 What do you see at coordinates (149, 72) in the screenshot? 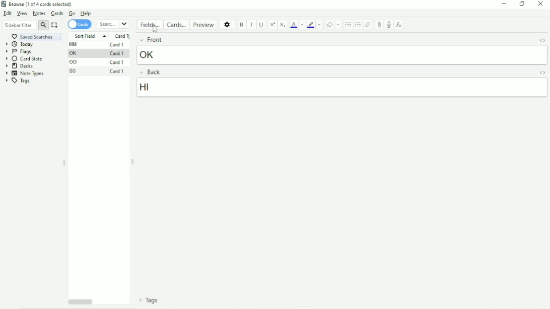
I see `Back` at bounding box center [149, 72].